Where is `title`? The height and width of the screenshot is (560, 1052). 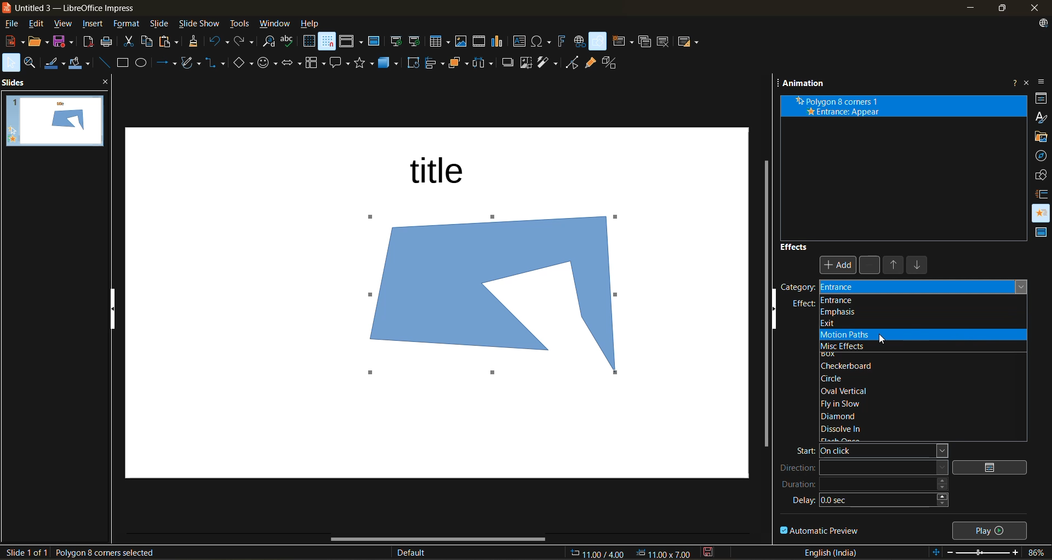
title is located at coordinates (439, 170).